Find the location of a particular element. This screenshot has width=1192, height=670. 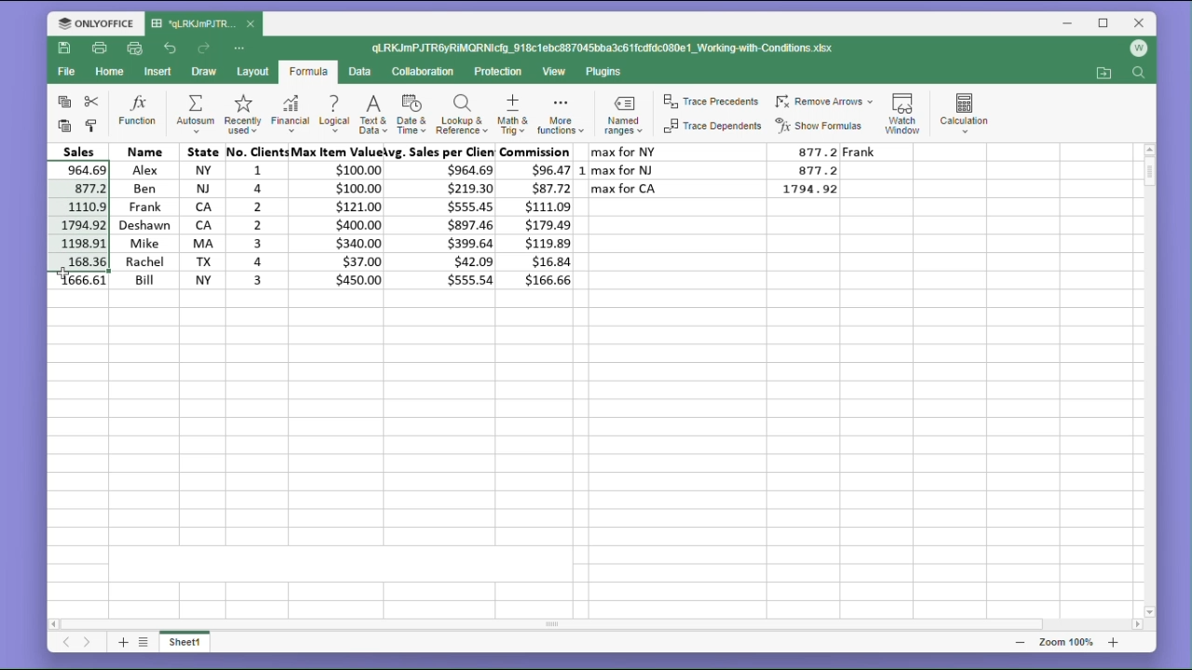

quick print is located at coordinates (136, 49).